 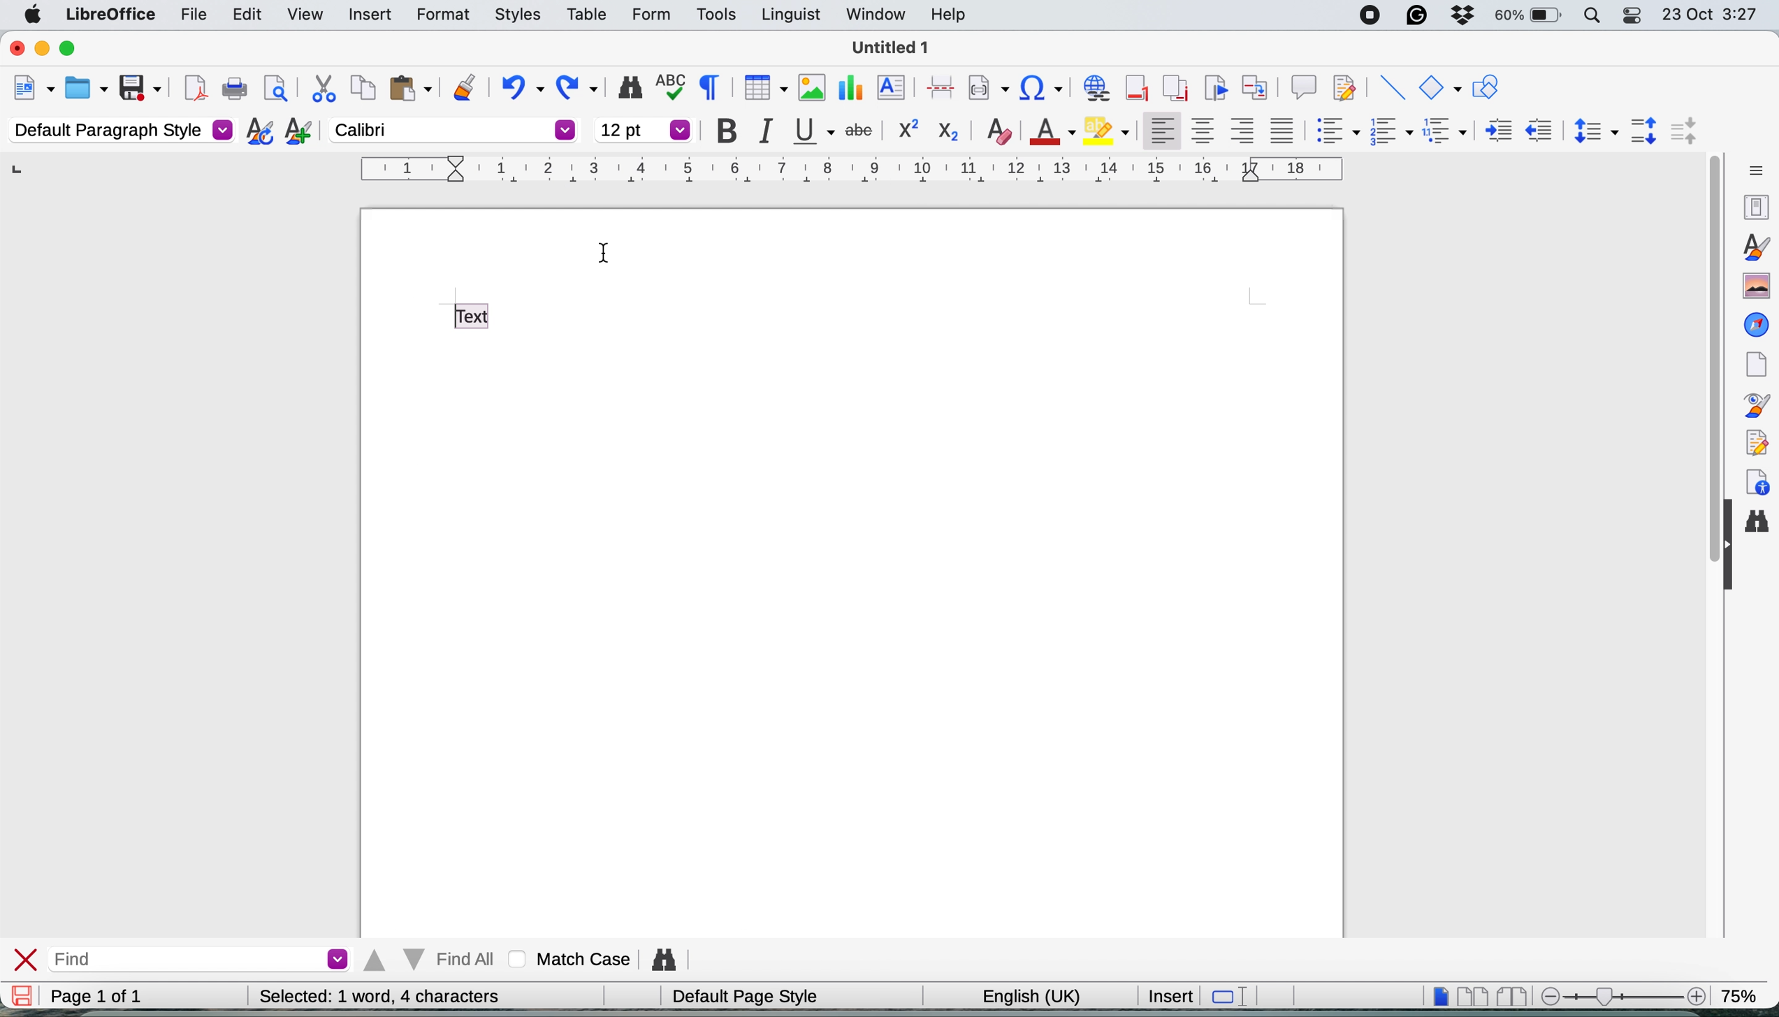 I want to click on dropbox, so click(x=1460, y=14).